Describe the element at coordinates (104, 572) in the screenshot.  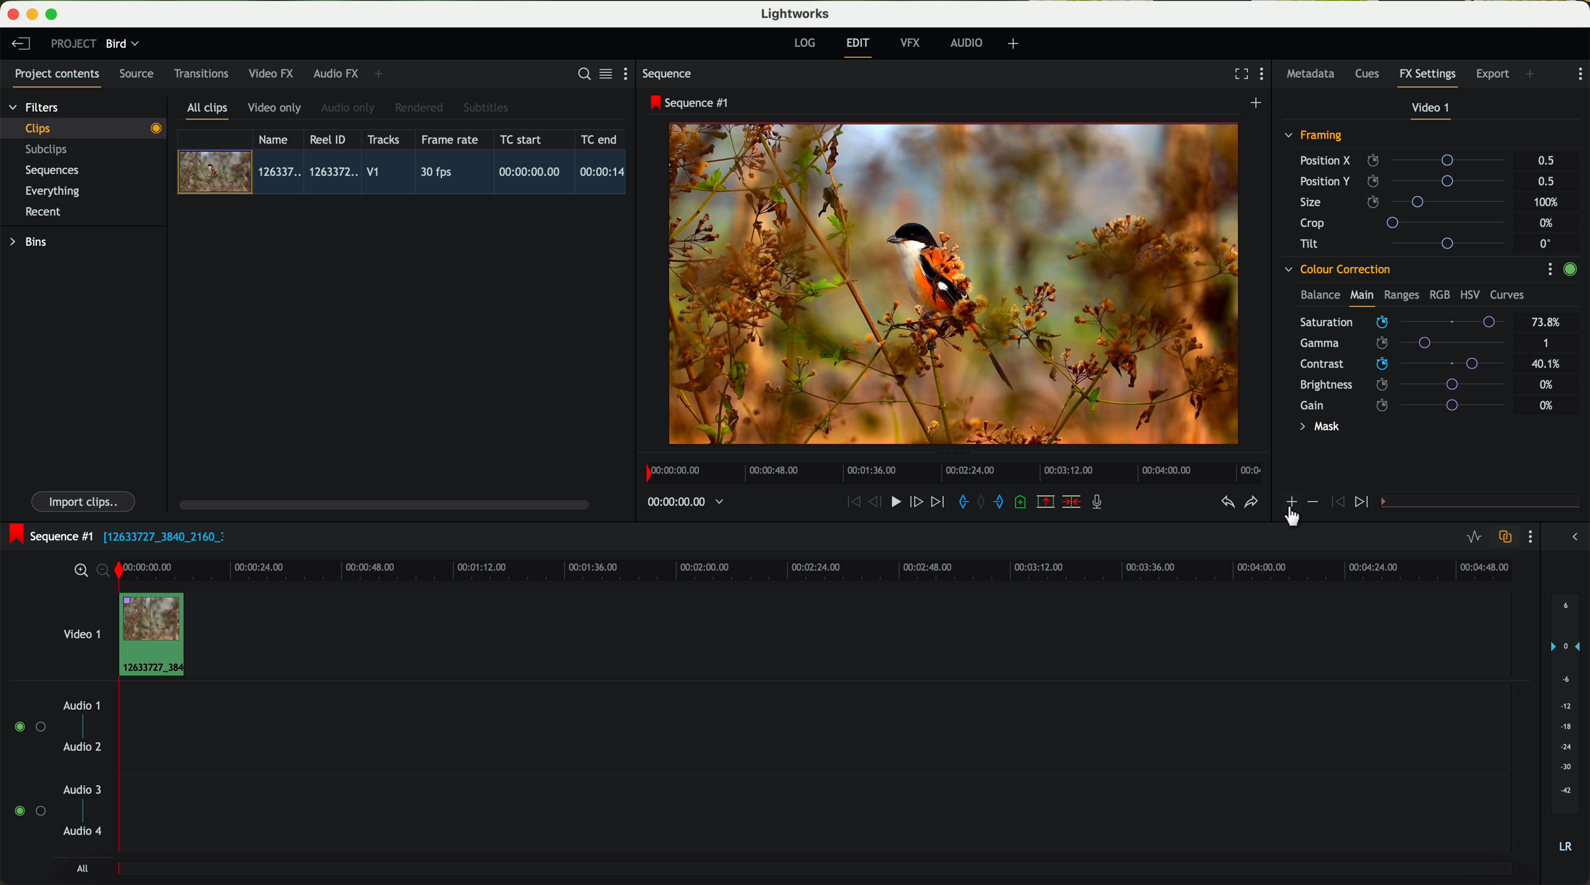
I see `zoom out` at that location.